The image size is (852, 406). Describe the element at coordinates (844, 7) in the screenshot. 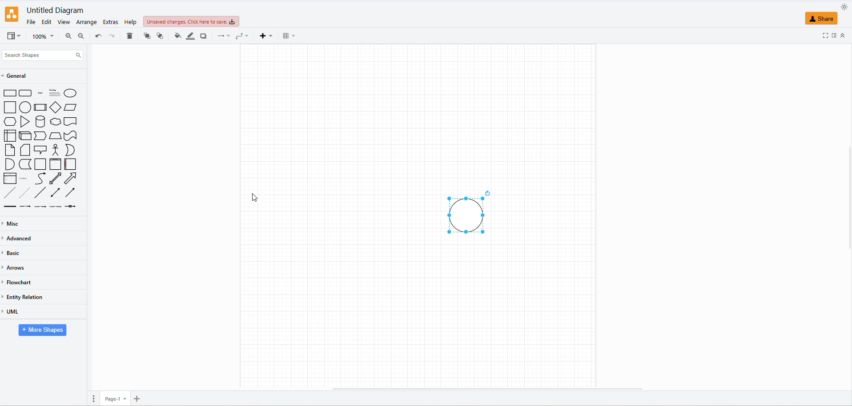

I see `APPEARANCE` at that location.